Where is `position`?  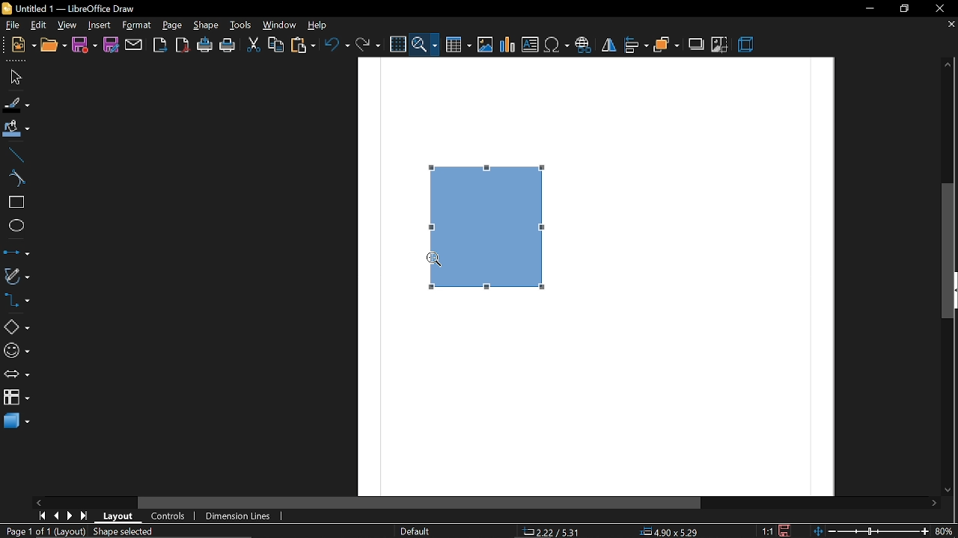
position is located at coordinates (669, 532).